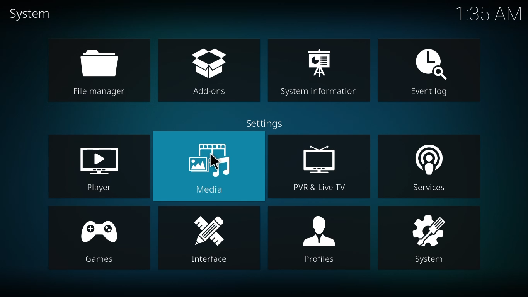  I want to click on media, so click(211, 164).